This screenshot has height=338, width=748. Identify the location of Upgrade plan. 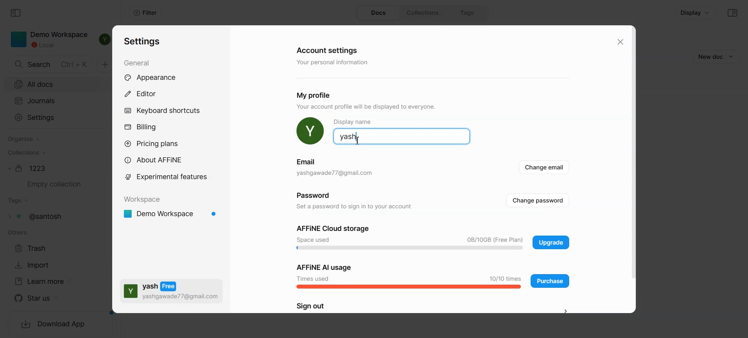
(550, 242).